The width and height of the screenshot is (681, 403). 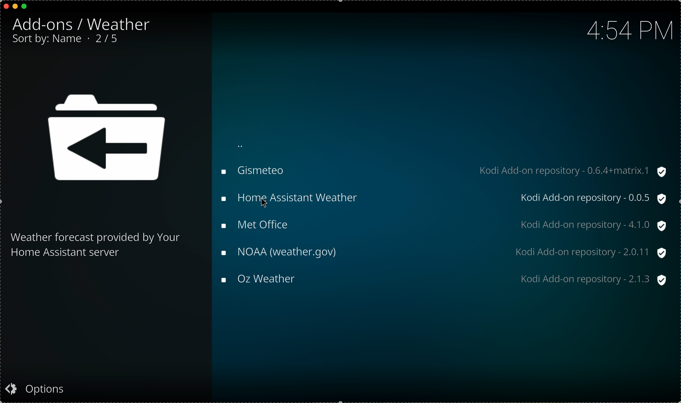 I want to click on close, so click(x=4, y=6).